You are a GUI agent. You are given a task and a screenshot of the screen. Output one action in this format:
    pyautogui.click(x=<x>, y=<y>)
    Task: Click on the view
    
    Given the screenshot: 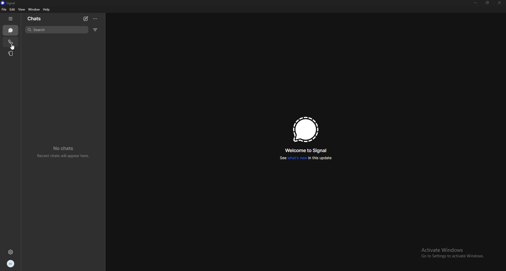 What is the action you would take?
    pyautogui.click(x=22, y=9)
    